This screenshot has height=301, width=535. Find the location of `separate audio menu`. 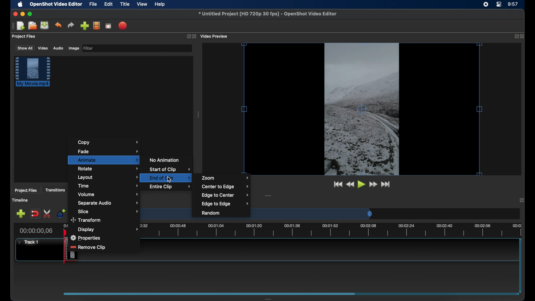

separate audio menu is located at coordinates (108, 203).